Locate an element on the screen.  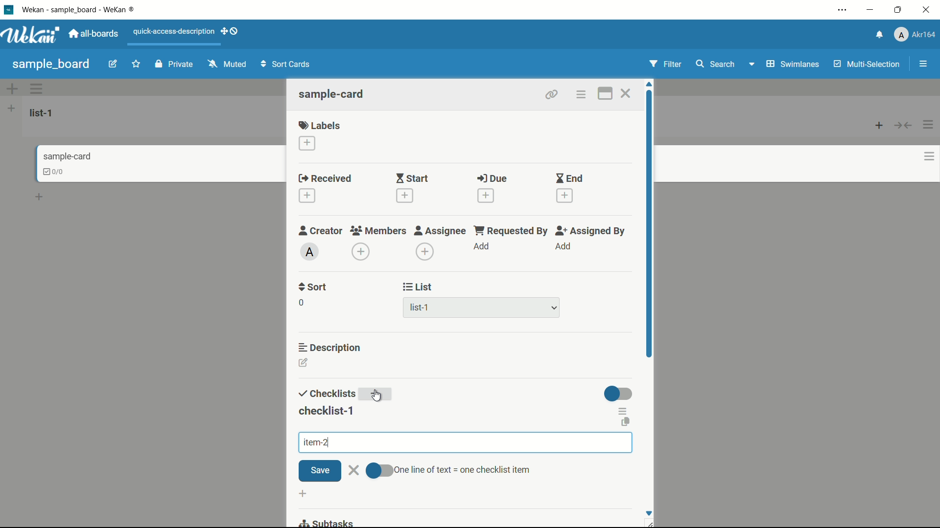
scroll down is located at coordinates (648, 513).